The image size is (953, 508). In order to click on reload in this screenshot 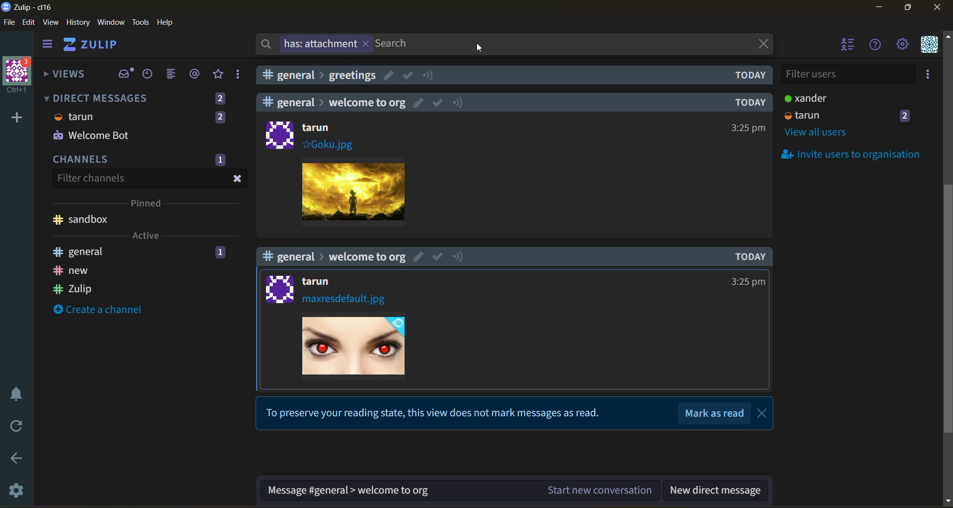, I will do `click(18, 424)`.